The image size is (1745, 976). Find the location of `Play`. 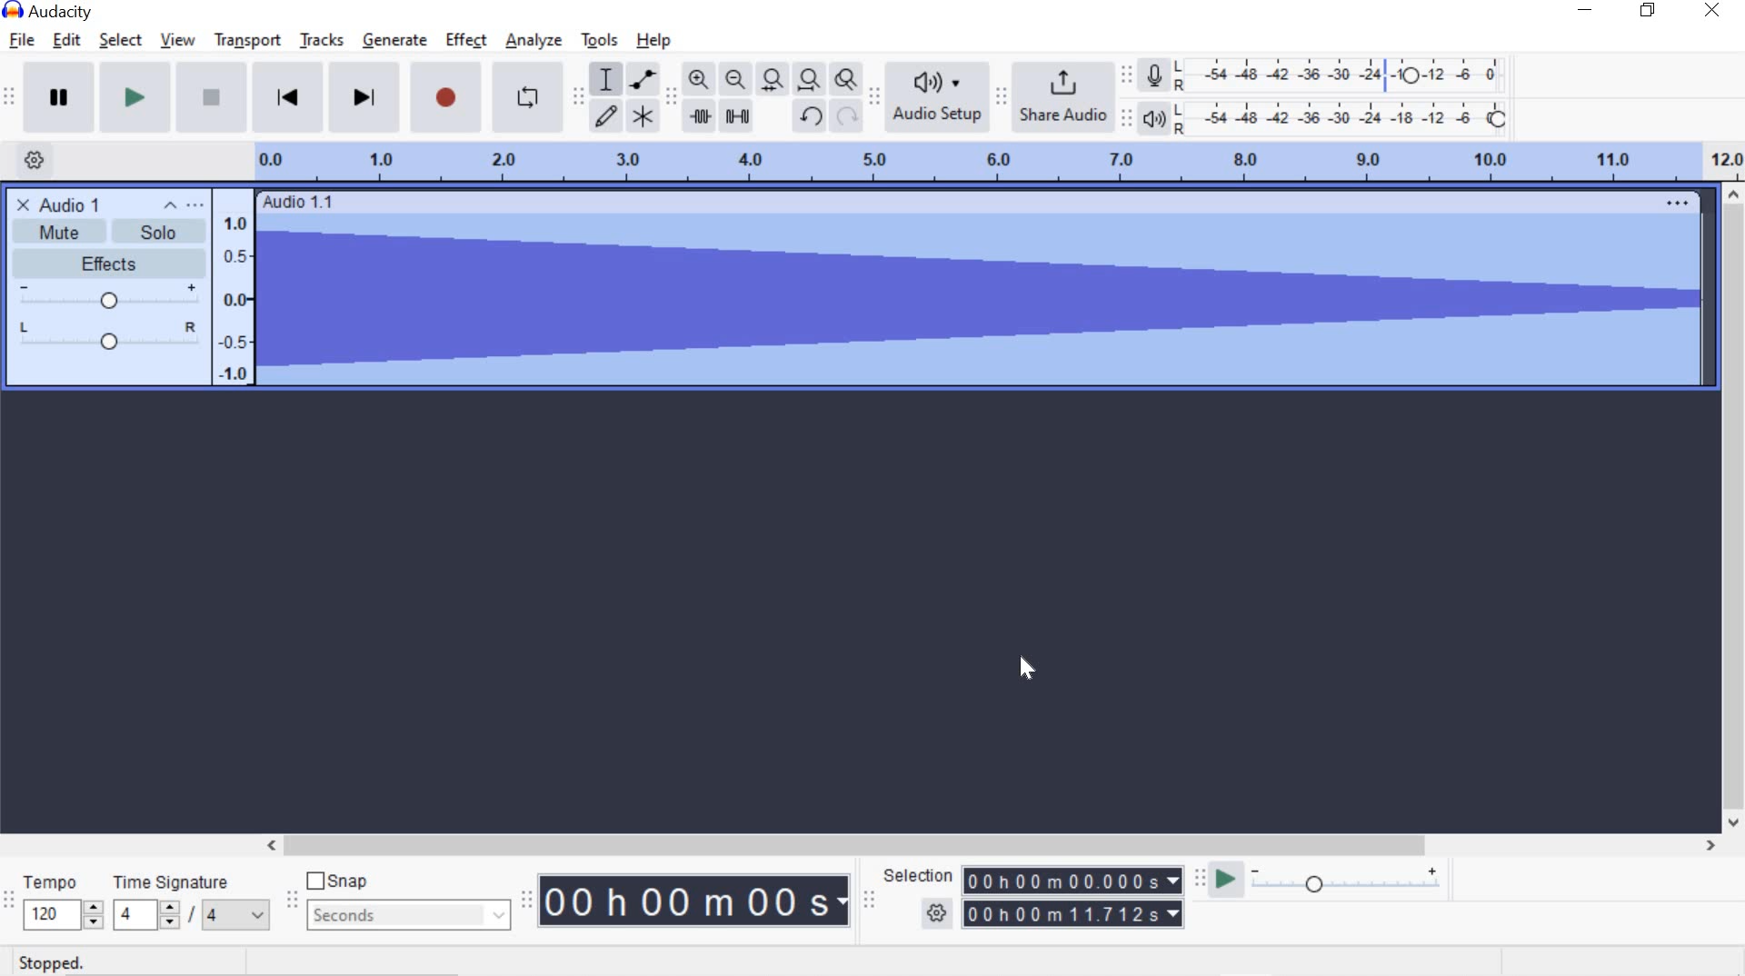

Play is located at coordinates (135, 96).